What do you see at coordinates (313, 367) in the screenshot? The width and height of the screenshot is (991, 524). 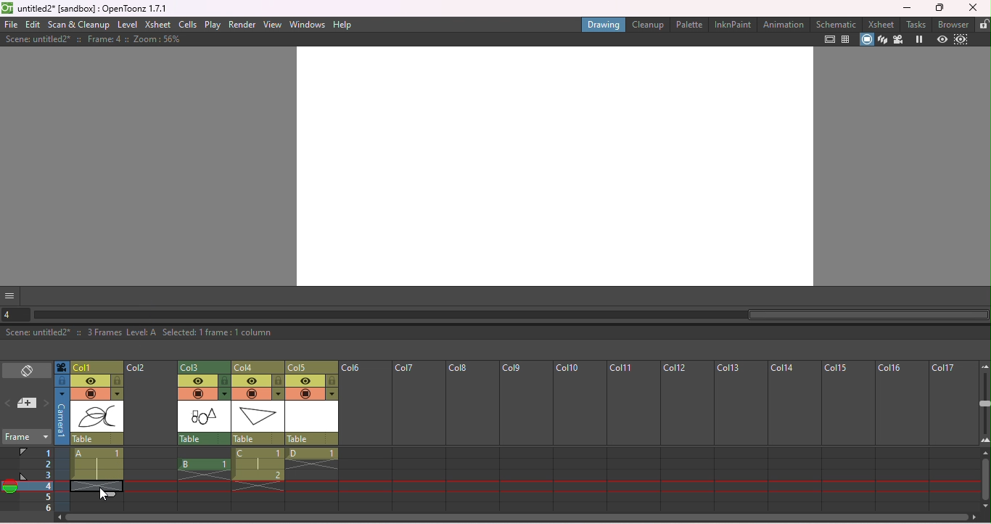 I see `Column 5` at bounding box center [313, 367].